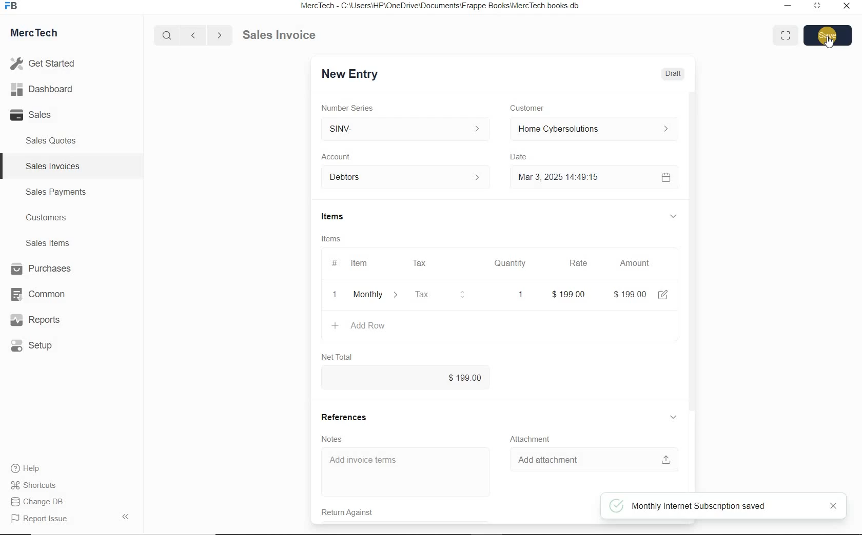  Describe the element at coordinates (53, 166) in the screenshot. I see `Sales Invoices` at that location.